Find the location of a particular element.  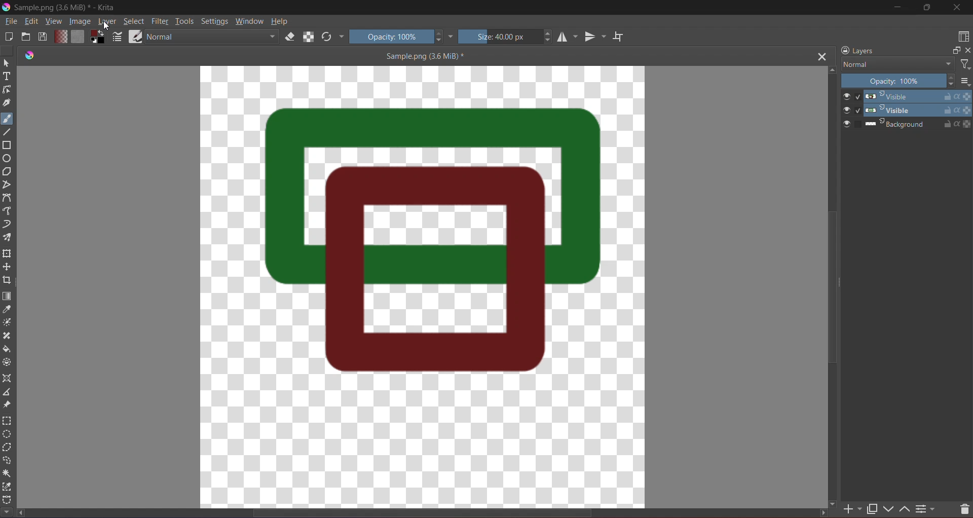

Crop is located at coordinates (7, 281).